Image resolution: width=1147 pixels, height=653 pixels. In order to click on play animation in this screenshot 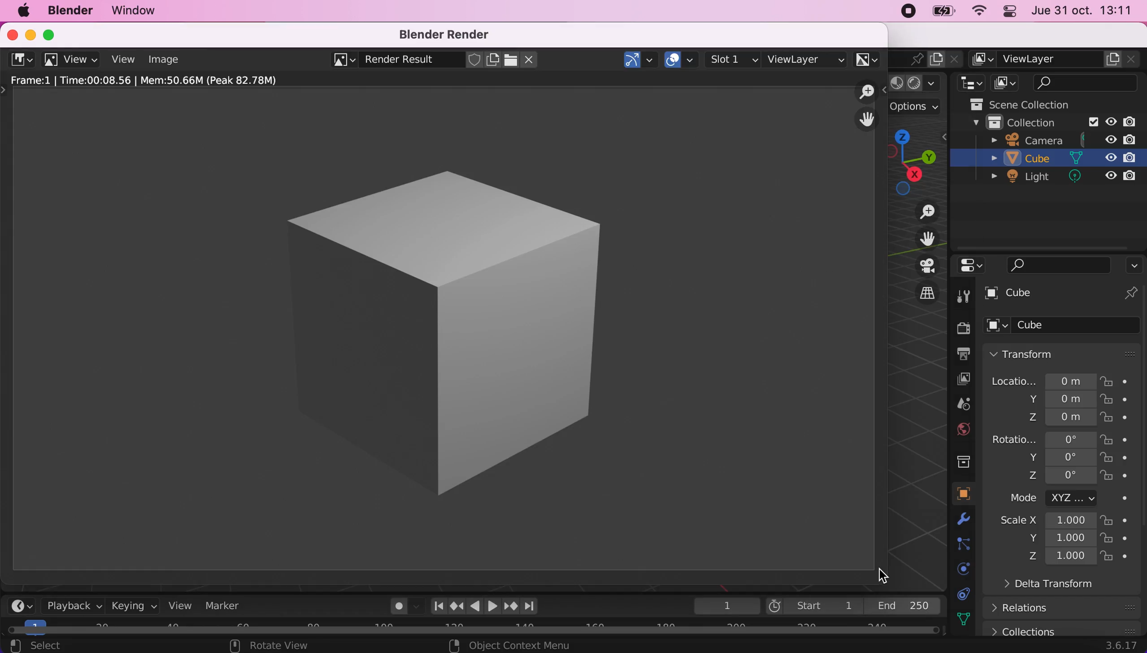, I will do `click(492, 606)`.